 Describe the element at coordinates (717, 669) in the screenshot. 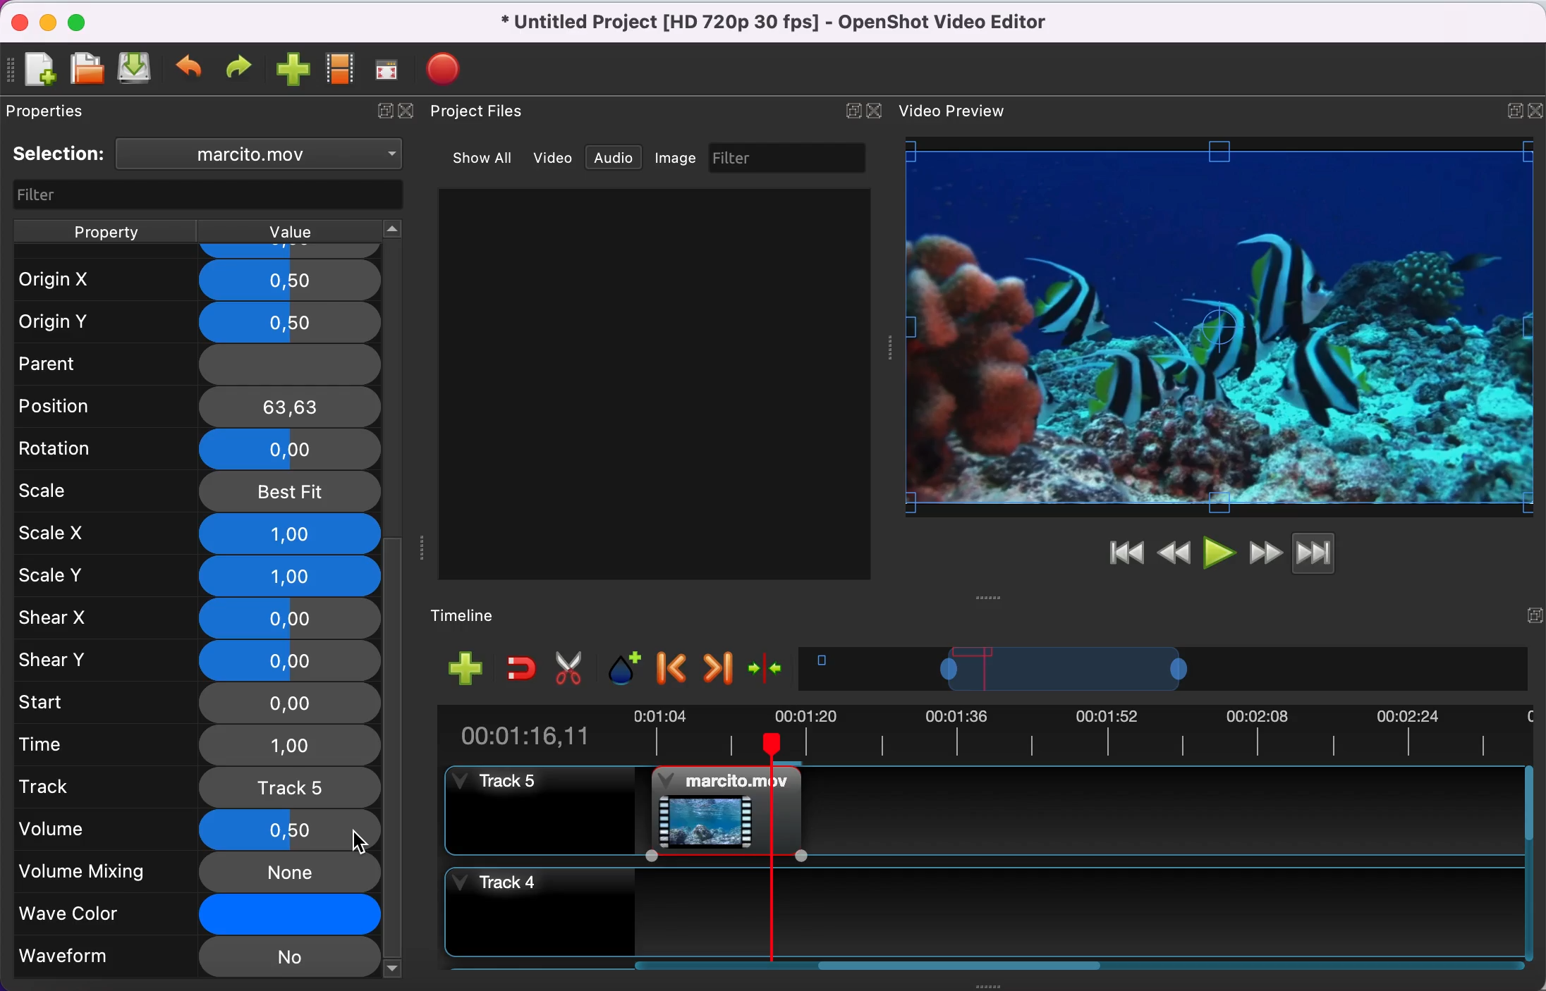

I see `next marker` at that location.